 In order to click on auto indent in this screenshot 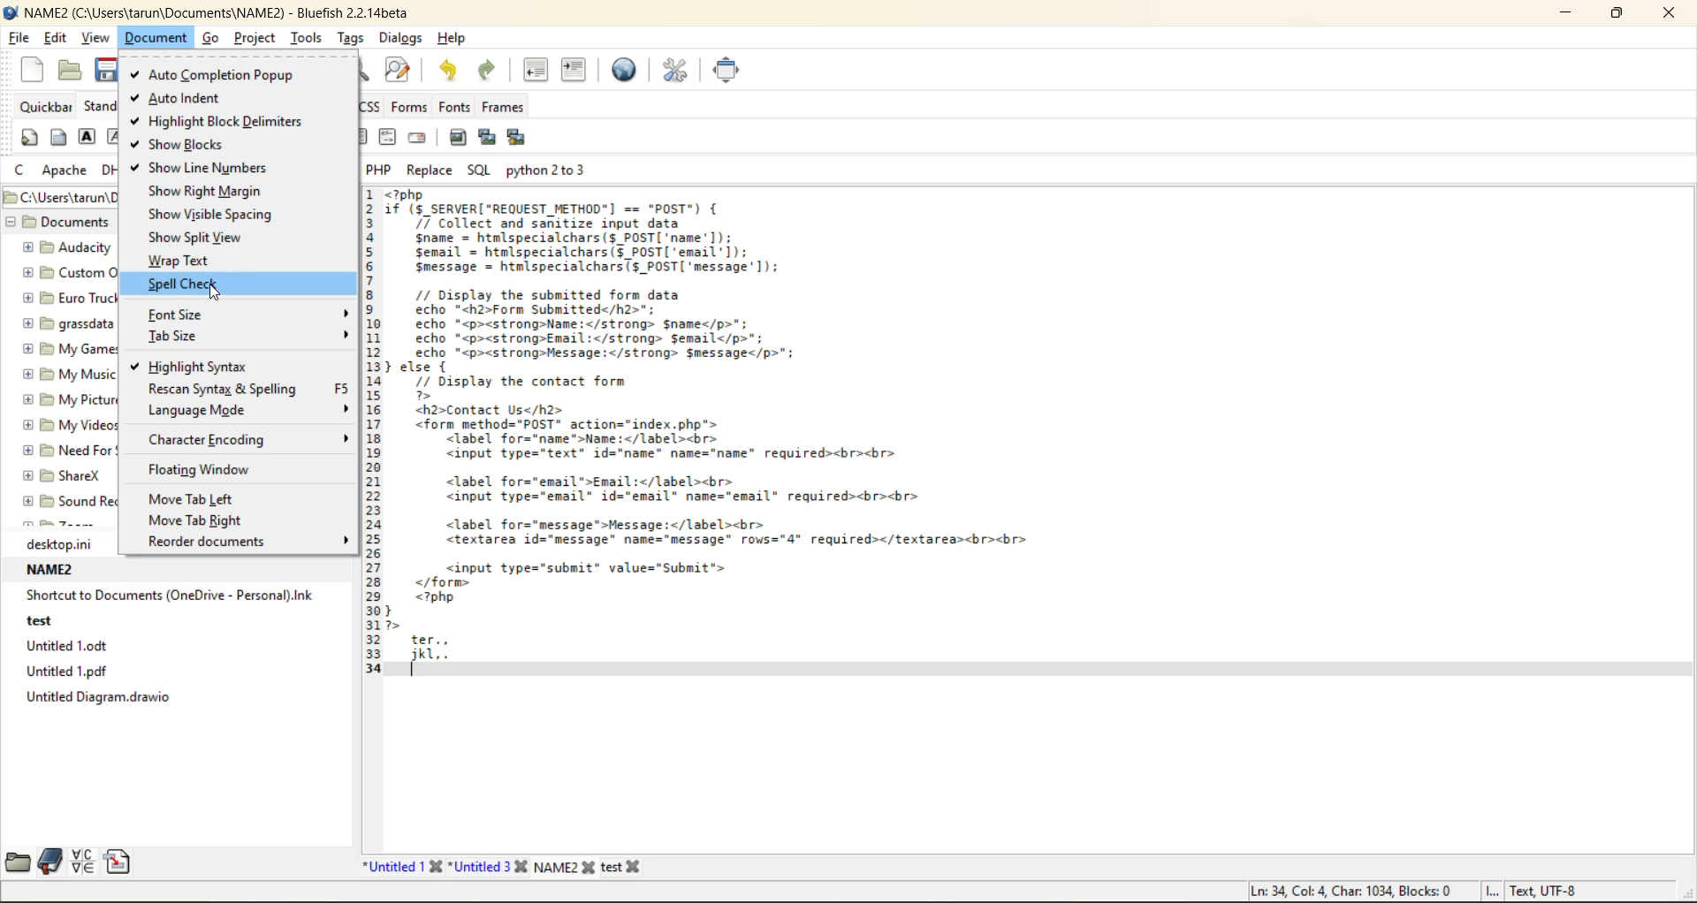, I will do `click(179, 100)`.